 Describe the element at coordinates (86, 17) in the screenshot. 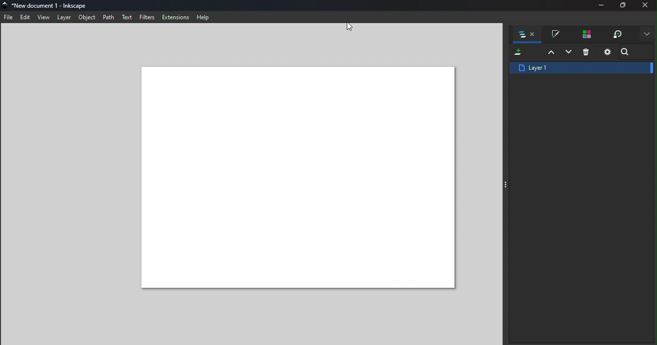

I see `Object` at that location.